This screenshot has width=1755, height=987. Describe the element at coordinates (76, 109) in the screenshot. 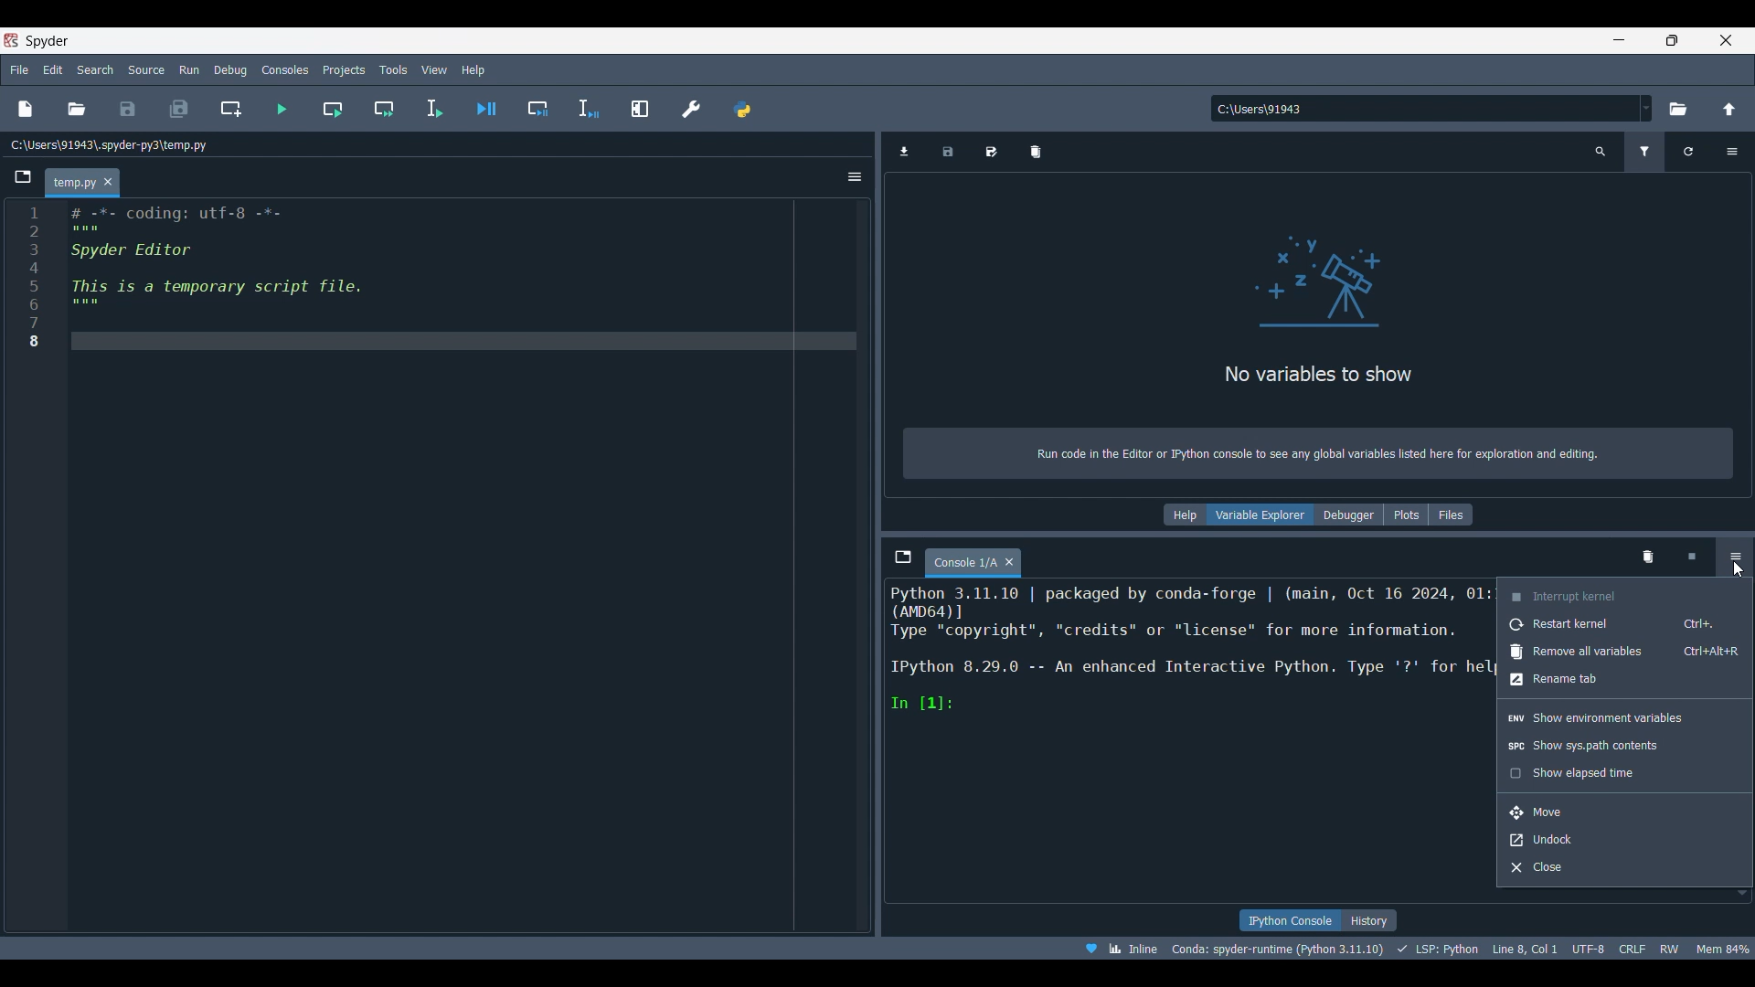

I see `Open file` at that location.